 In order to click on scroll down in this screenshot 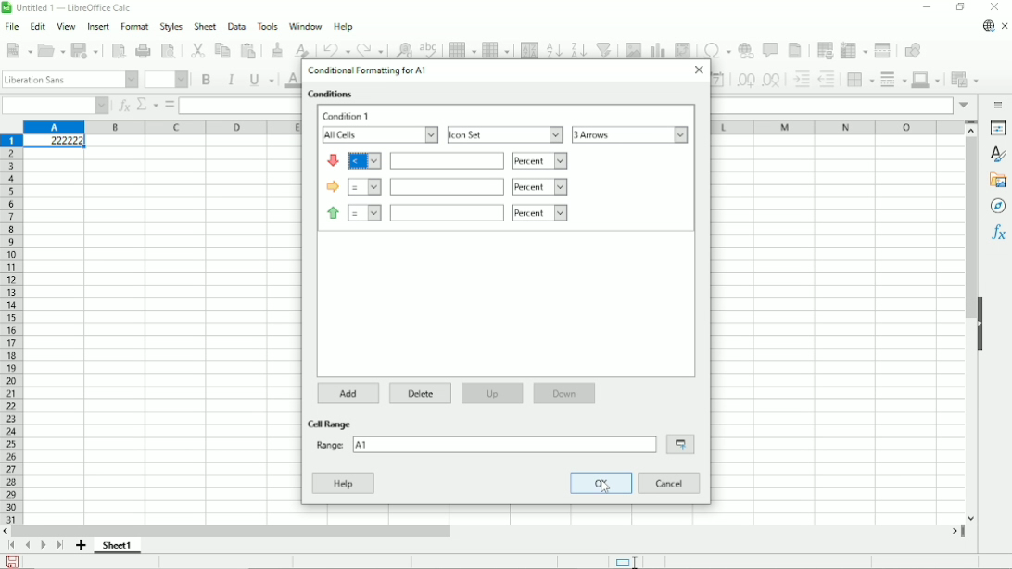, I will do `click(971, 518)`.